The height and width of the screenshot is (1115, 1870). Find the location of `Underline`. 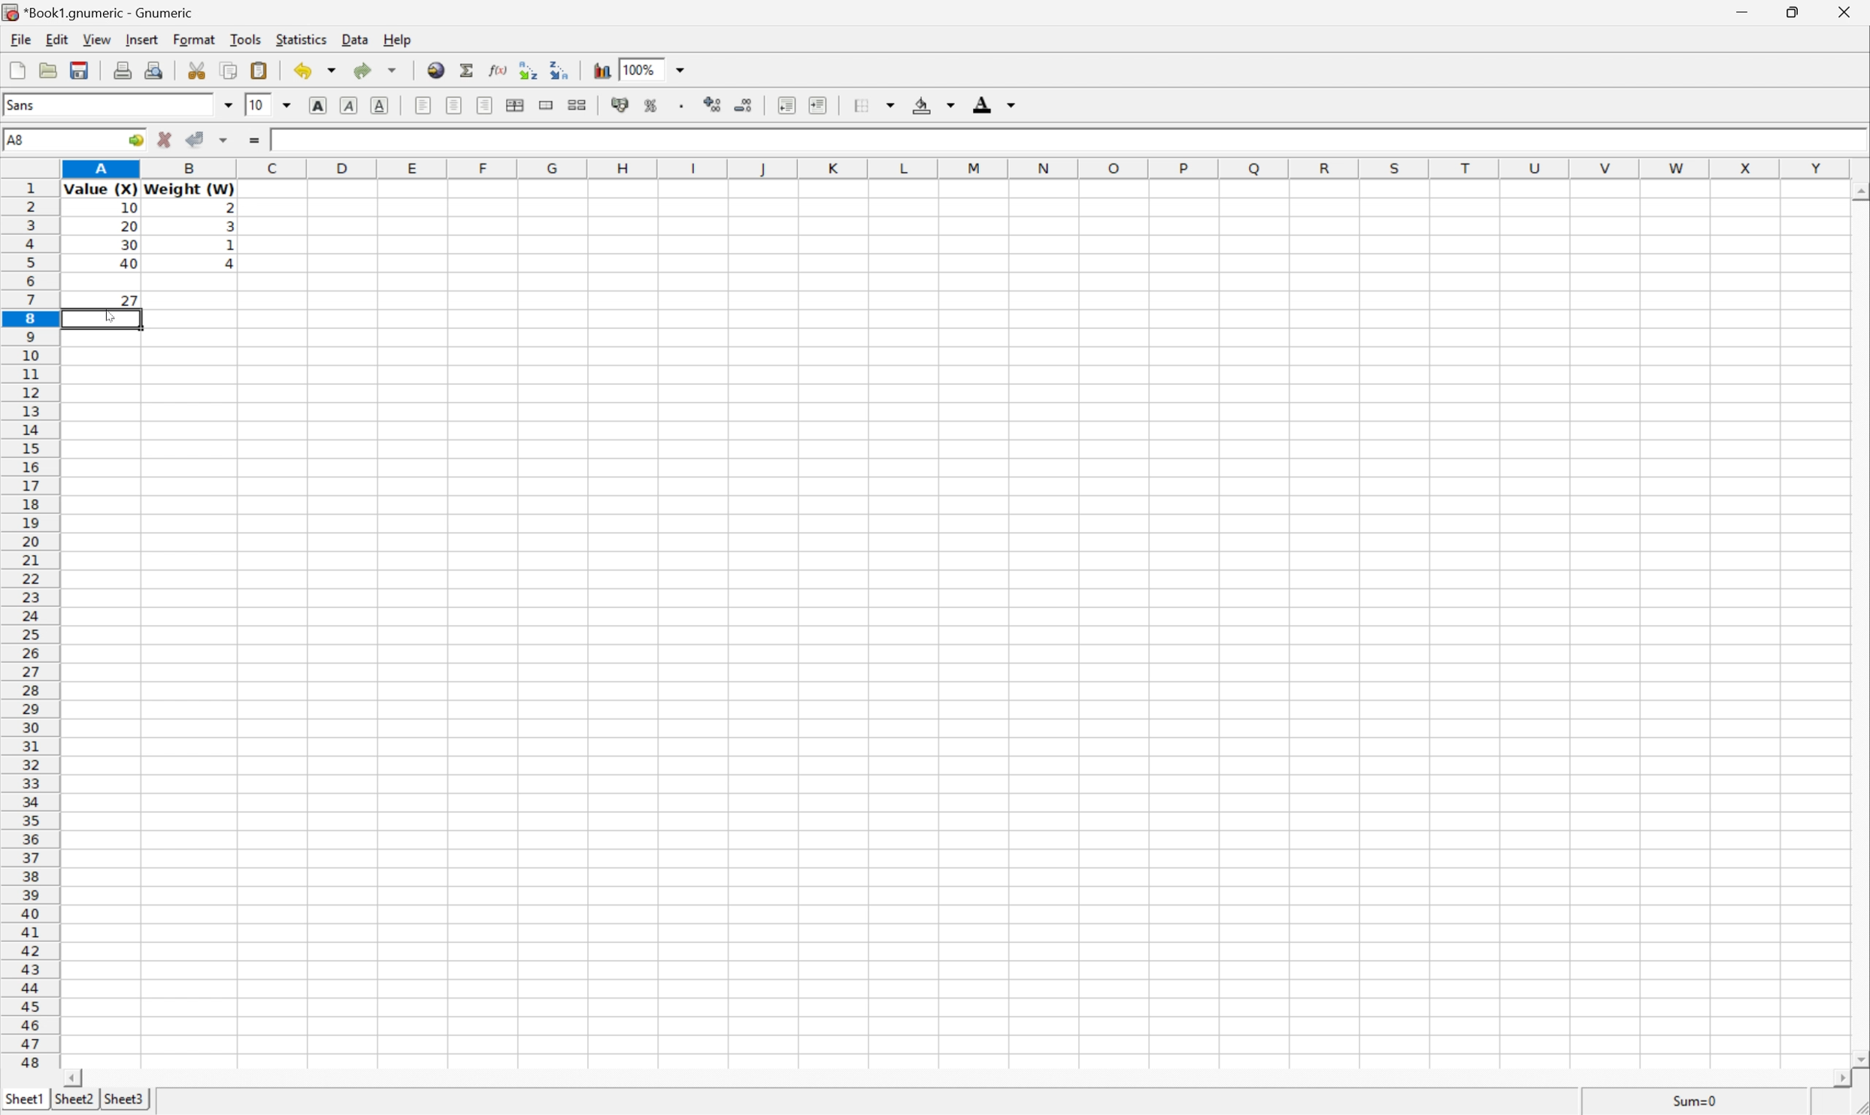

Underline is located at coordinates (382, 107).